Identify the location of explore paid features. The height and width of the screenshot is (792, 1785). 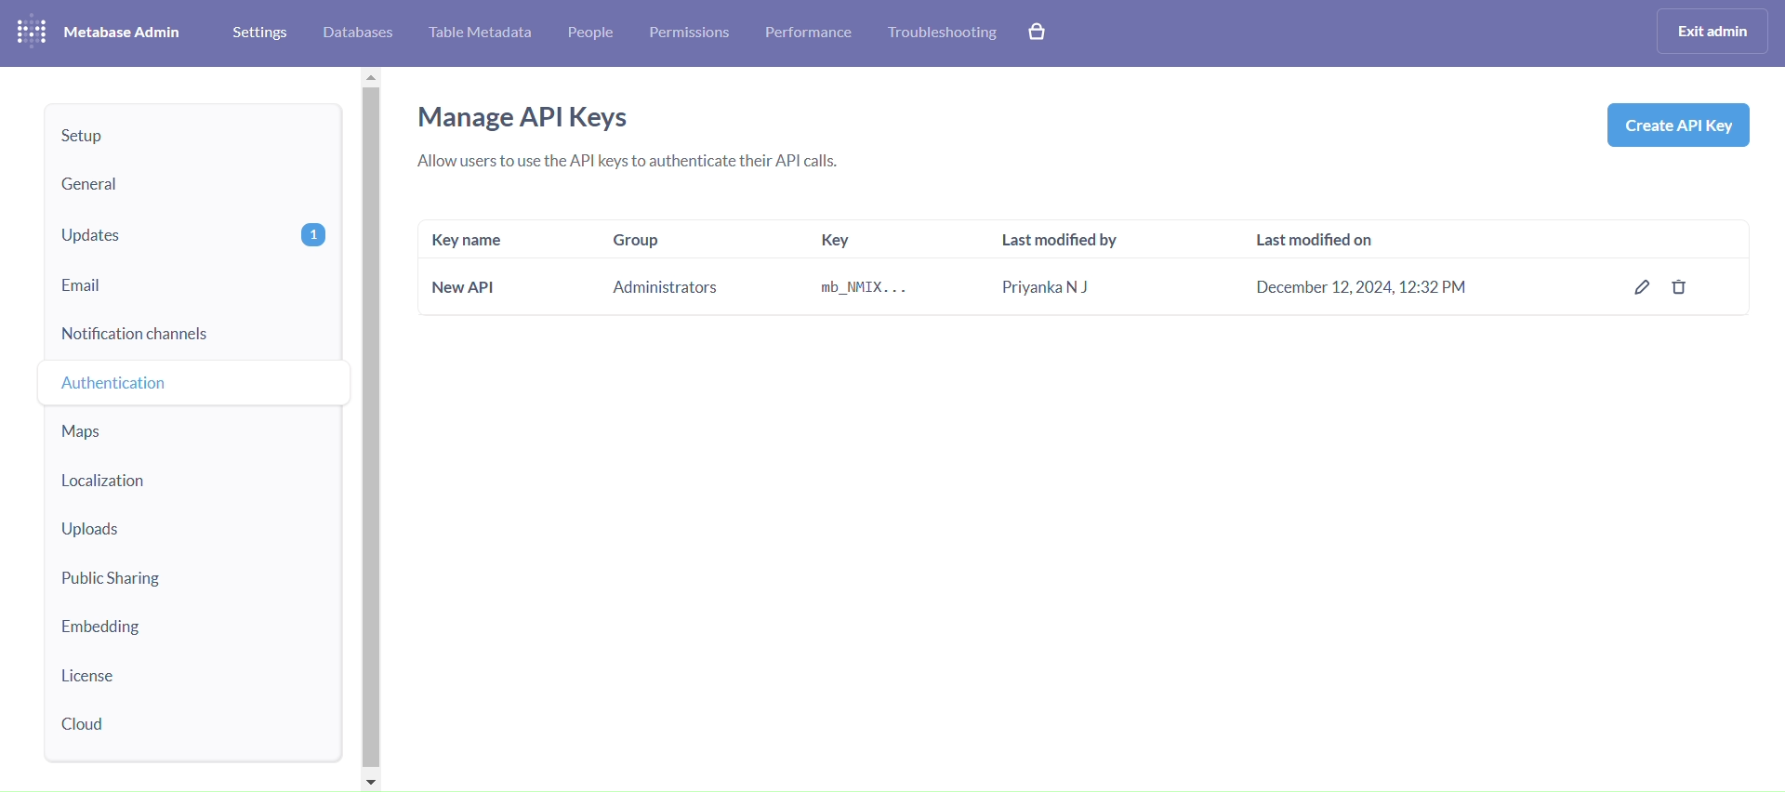
(1041, 33).